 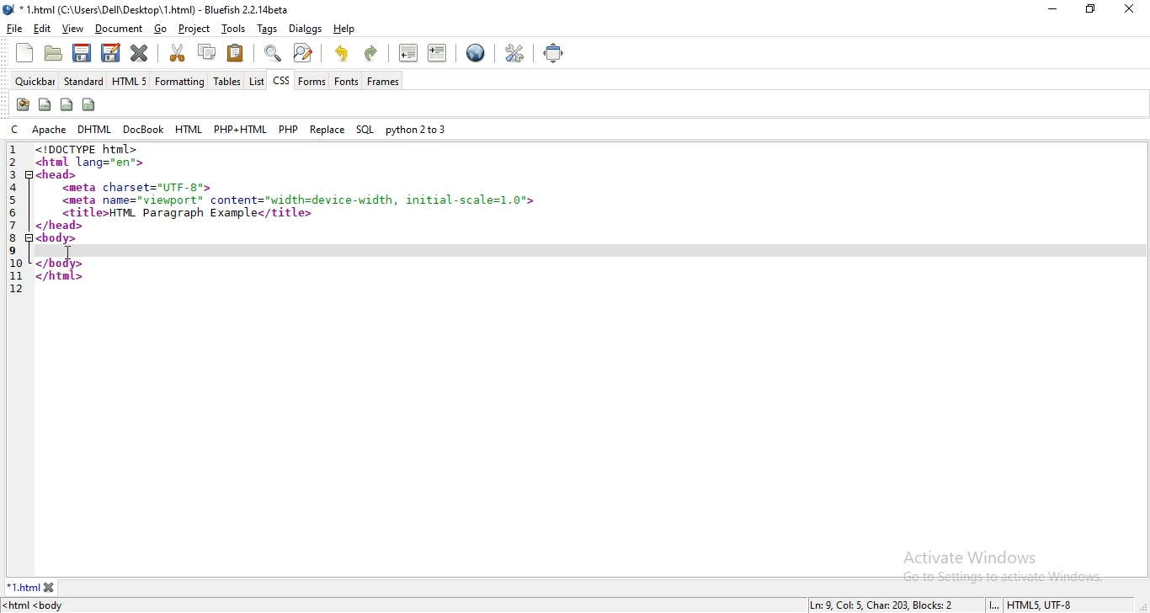 I want to click on create stylesheet, so click(x=22, y=105).